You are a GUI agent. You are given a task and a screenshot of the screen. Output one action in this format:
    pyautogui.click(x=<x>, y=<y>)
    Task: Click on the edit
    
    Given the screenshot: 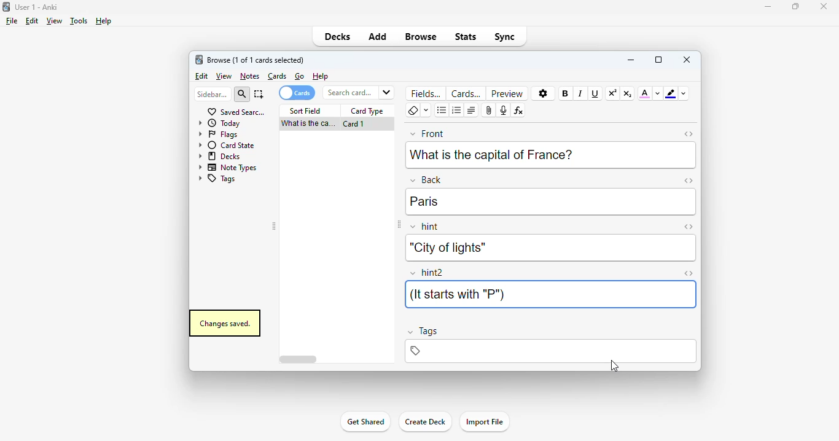 What is the action you would take?
    pyautogui.click(x=202, y=76)
    